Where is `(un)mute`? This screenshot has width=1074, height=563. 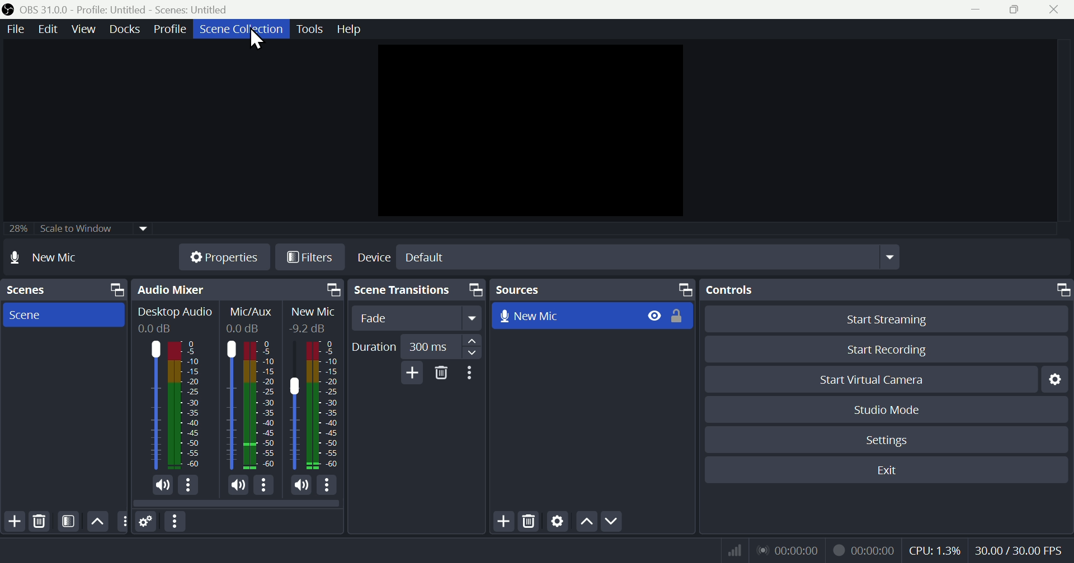 (un)mute is located at coordinates (237, 485).